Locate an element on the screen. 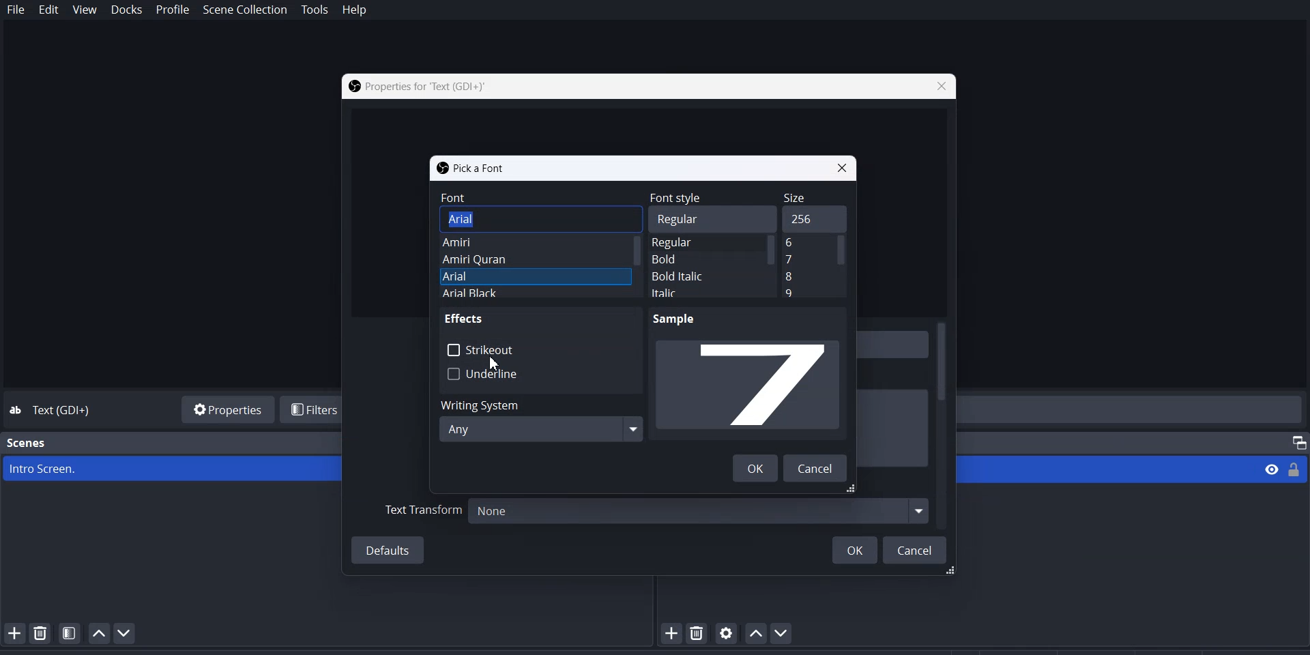 The image size is (1310, 655). Underline is located at coordinates (481, 373).